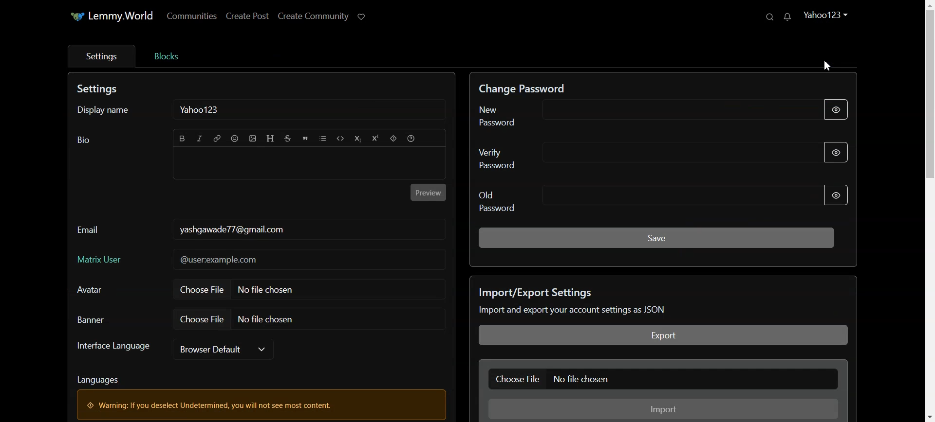 The image size is (935, 422). Describe the element at coordinates (357, 138) in the screenshot. I see `Subscript` at that location.